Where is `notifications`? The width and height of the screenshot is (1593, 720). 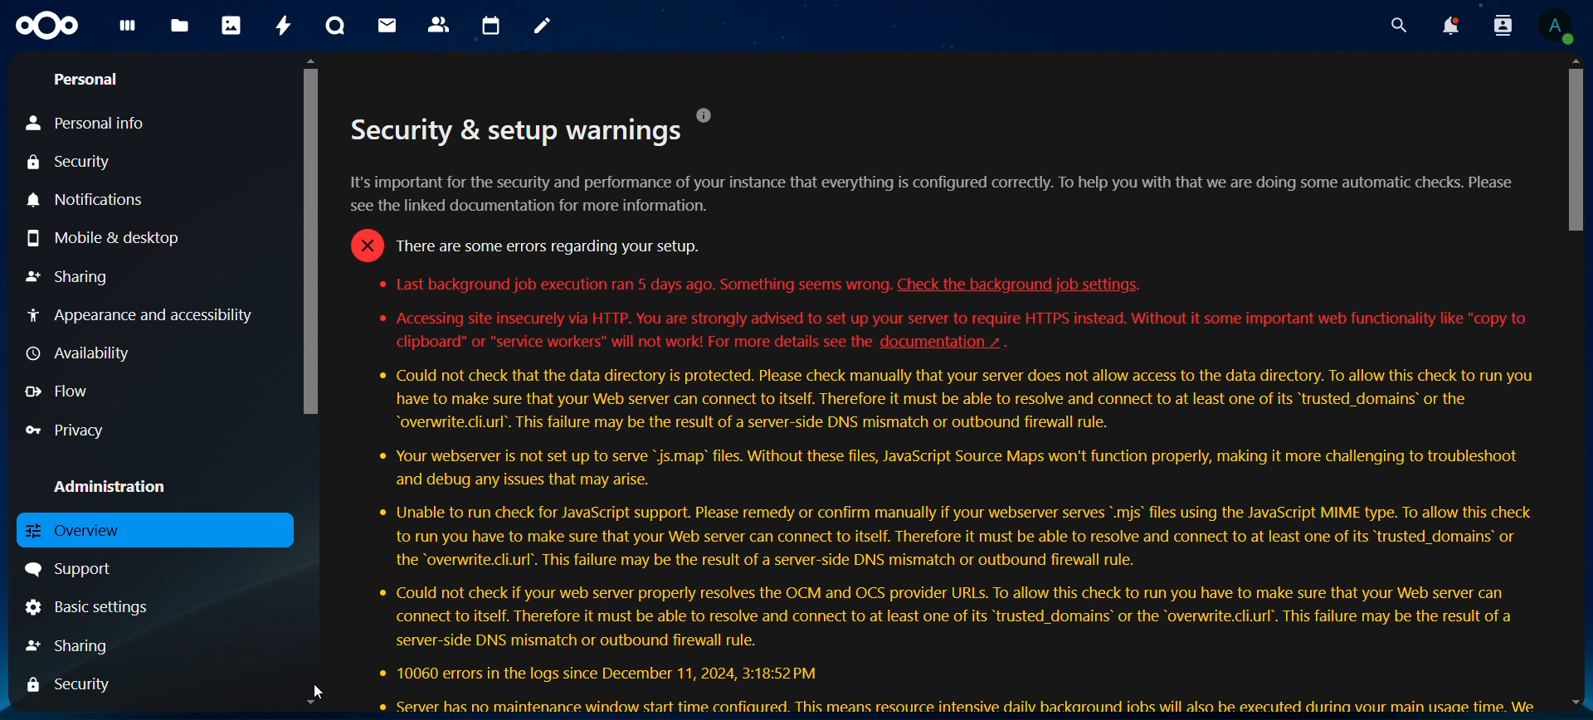
notifications is located at coordinates (108, 200).